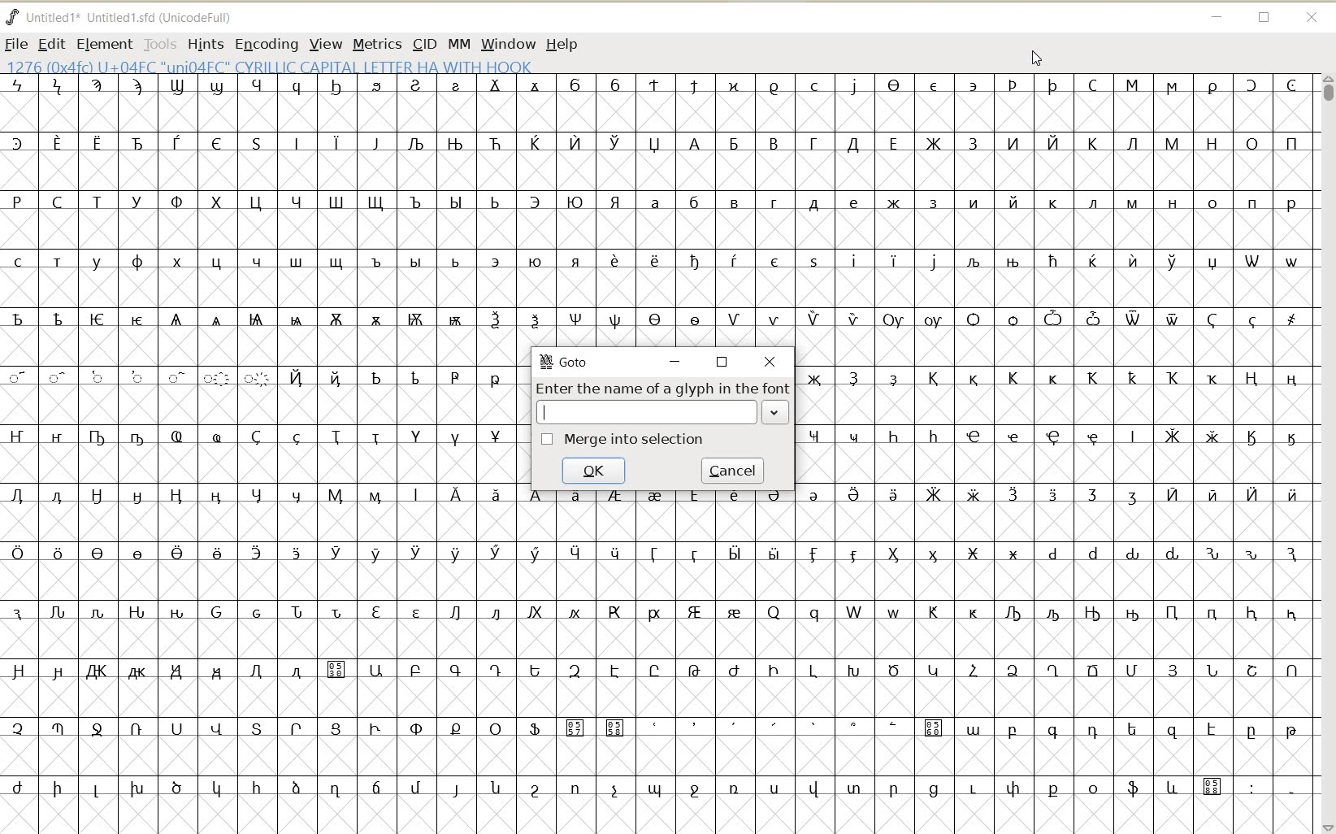 The height and width of the screenshot is (834, 1336). Describe the element at coordinates (122, 17) in the screenshot. I see `FONT NAME` at that location.